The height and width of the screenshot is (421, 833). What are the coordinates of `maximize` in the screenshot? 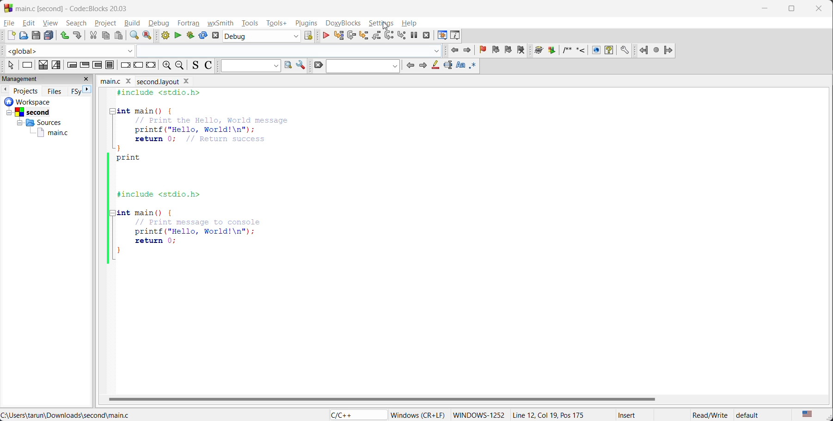 It's located at (792, 10).